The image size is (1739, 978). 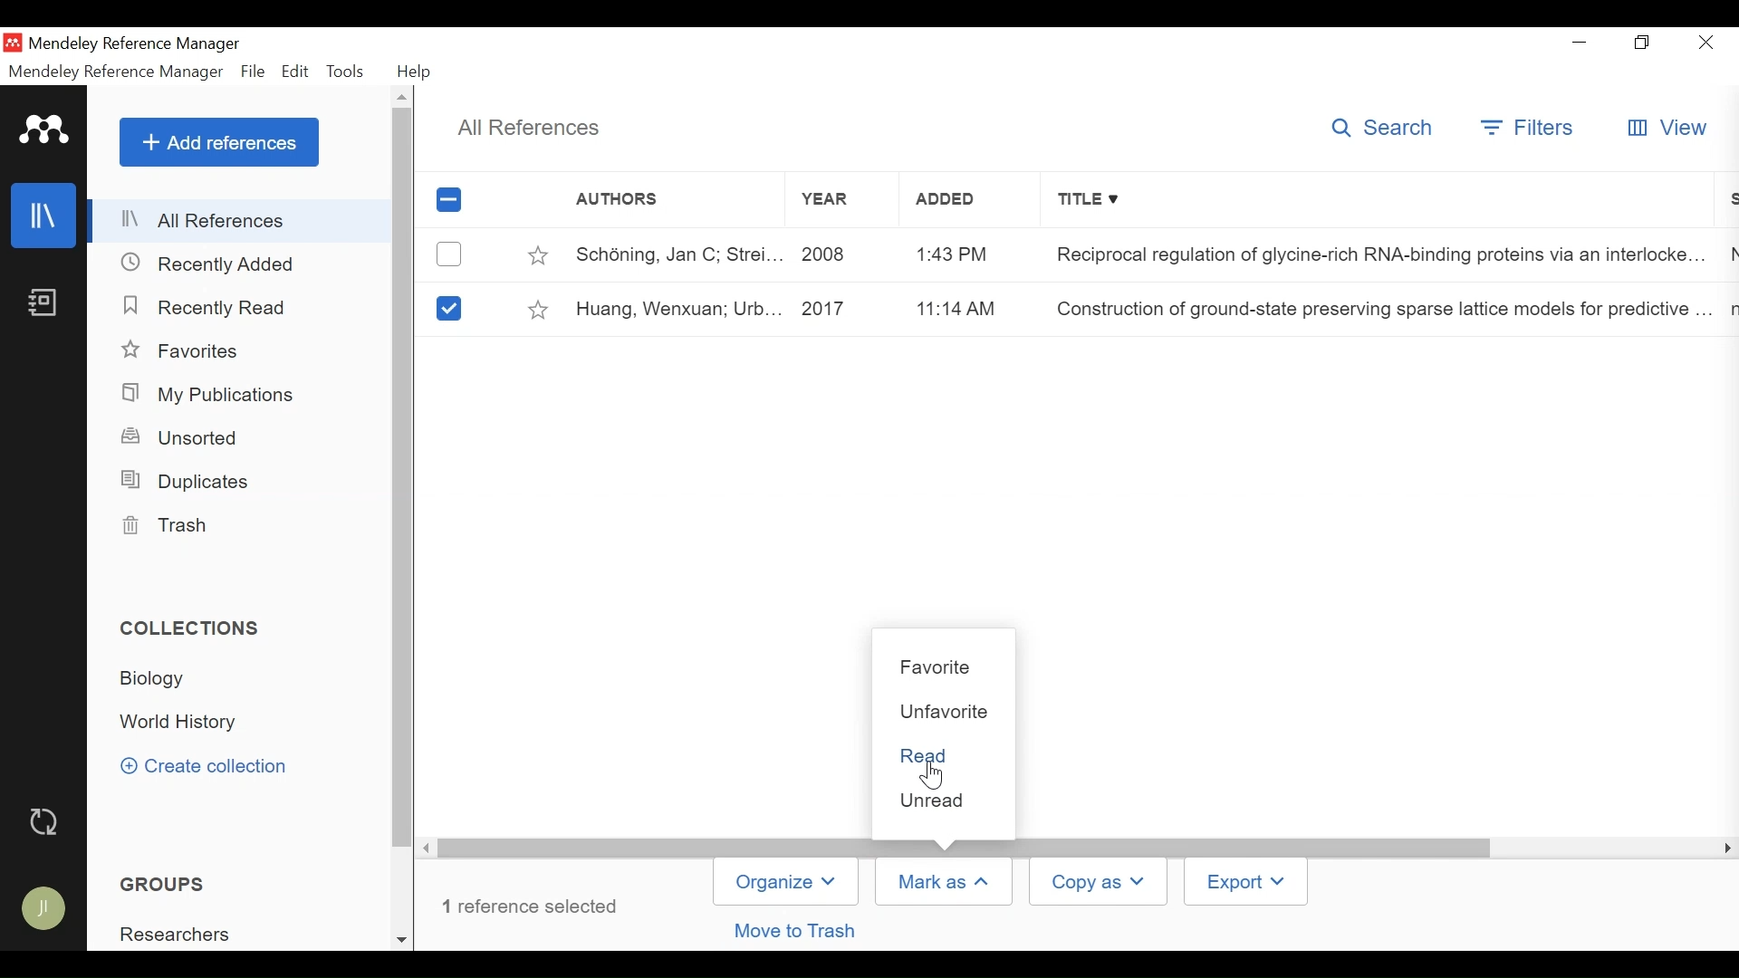 What do you see at coordinates (934, 775) in the screenshot?
I see `Cursor` at bounding box center [934, 775].